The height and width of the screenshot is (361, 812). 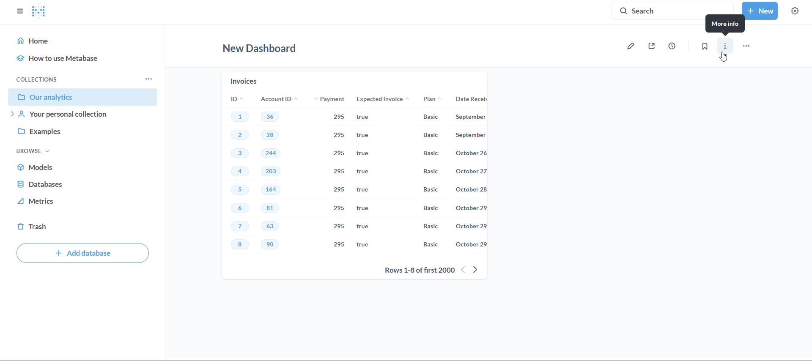 I want to click on trash, so click(x=84, y=227).